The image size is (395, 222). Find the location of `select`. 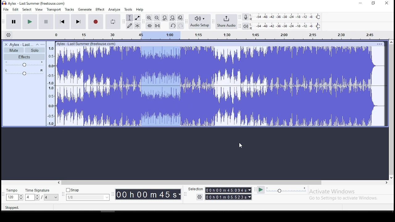

select is located at coordinates (27, 10).